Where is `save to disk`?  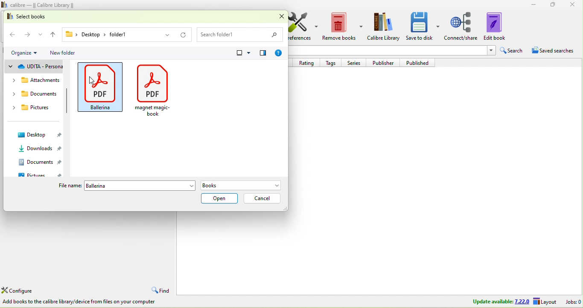
save to disk is located at coordinates (423, 27).